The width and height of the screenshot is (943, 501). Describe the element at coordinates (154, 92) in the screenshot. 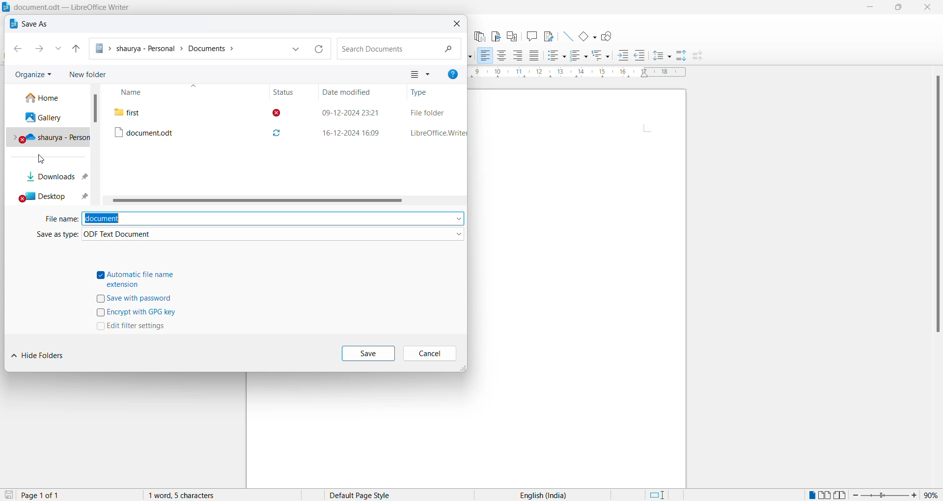

I see `Name heading` at that location.